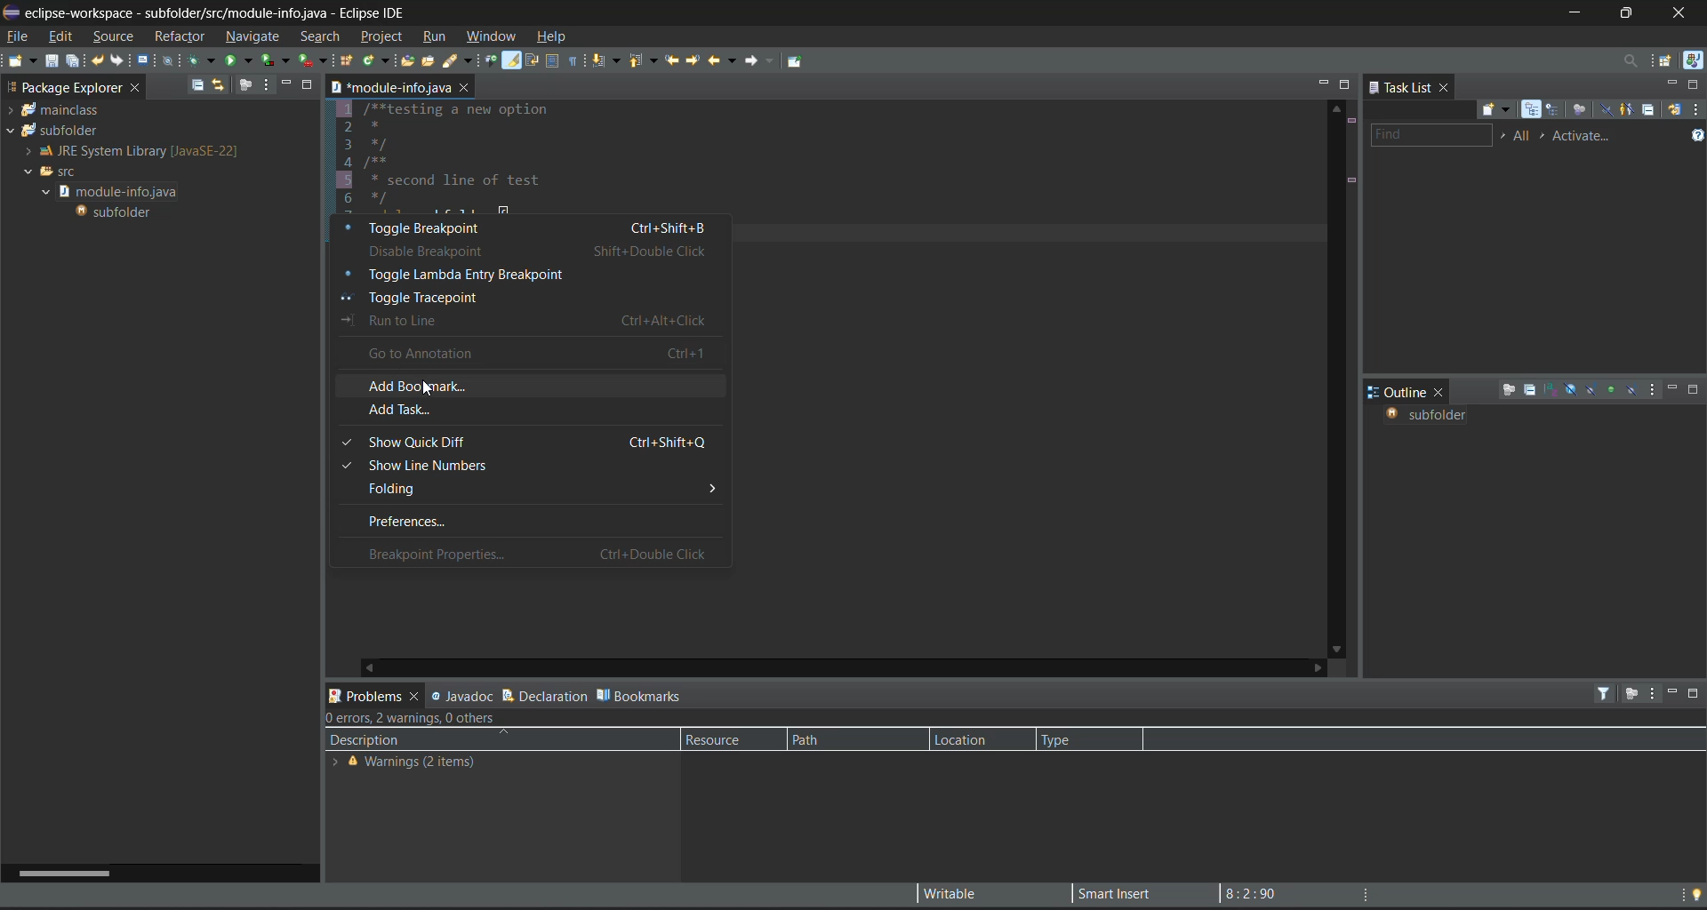  What do you see at coordinates (1350, 181) in the screenshot?
I see `changed lines marks` at bounding box center [1350, 181].